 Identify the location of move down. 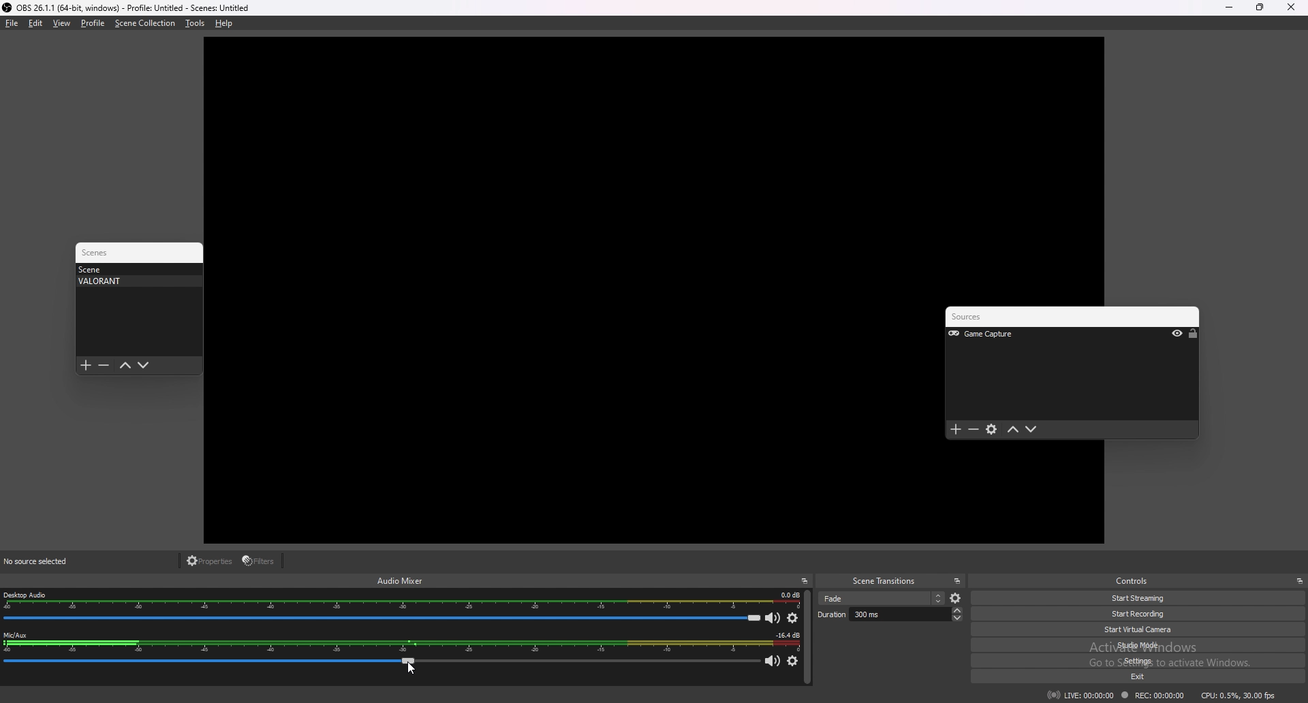
(144, 366).